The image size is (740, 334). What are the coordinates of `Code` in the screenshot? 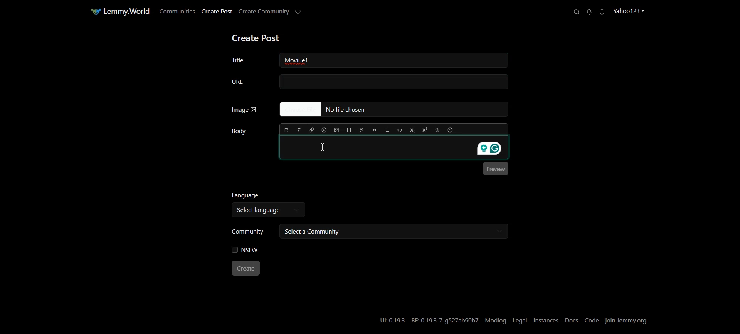 It's located at (592, 320).